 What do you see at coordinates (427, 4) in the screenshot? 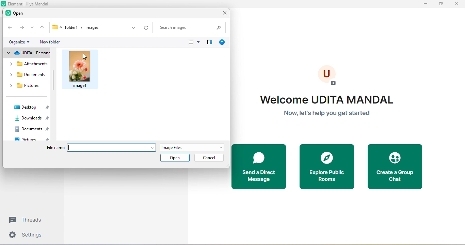
I see `minimize` at bounding box center [427, 4].